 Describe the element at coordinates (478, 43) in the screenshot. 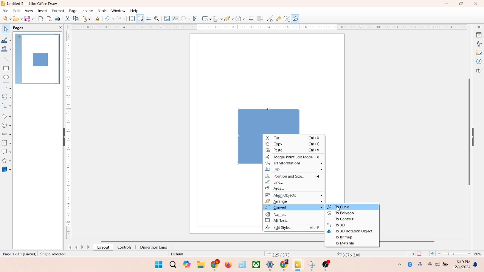

I see `styles` at that location.